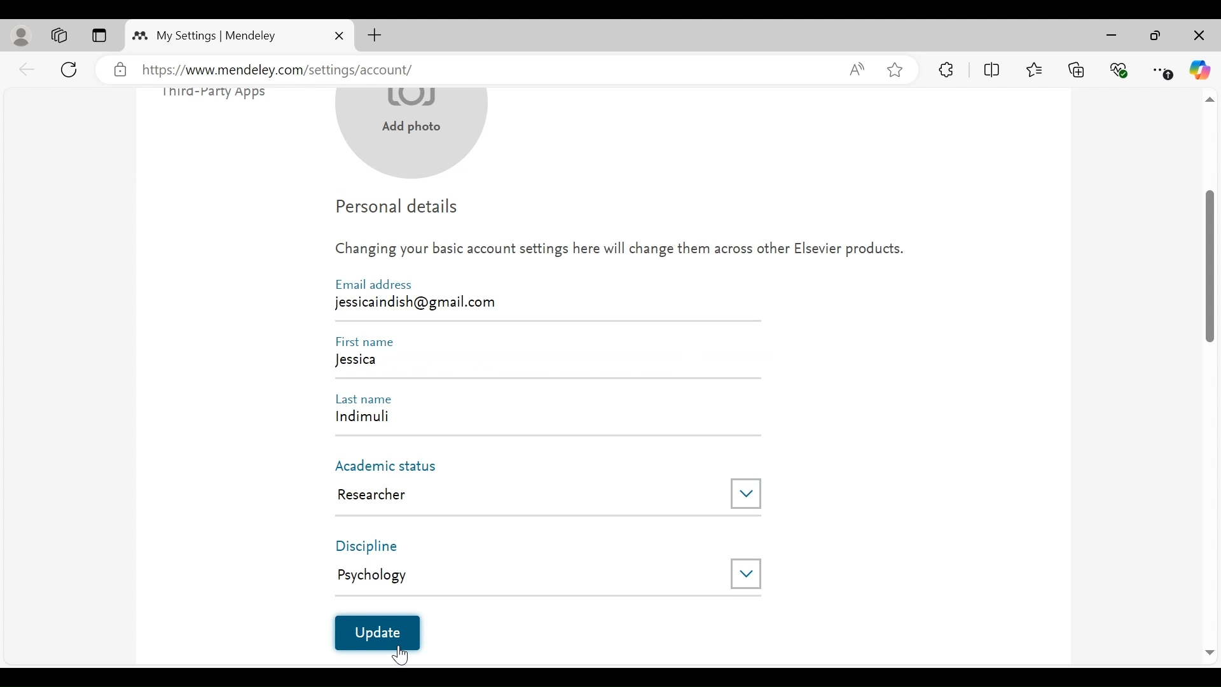 This screenshot has width=1221, height=687. Describe the element at coordinates (485, 71) in the screenshot. I see `https://www.mendeley.com/settings/account/` at that location.